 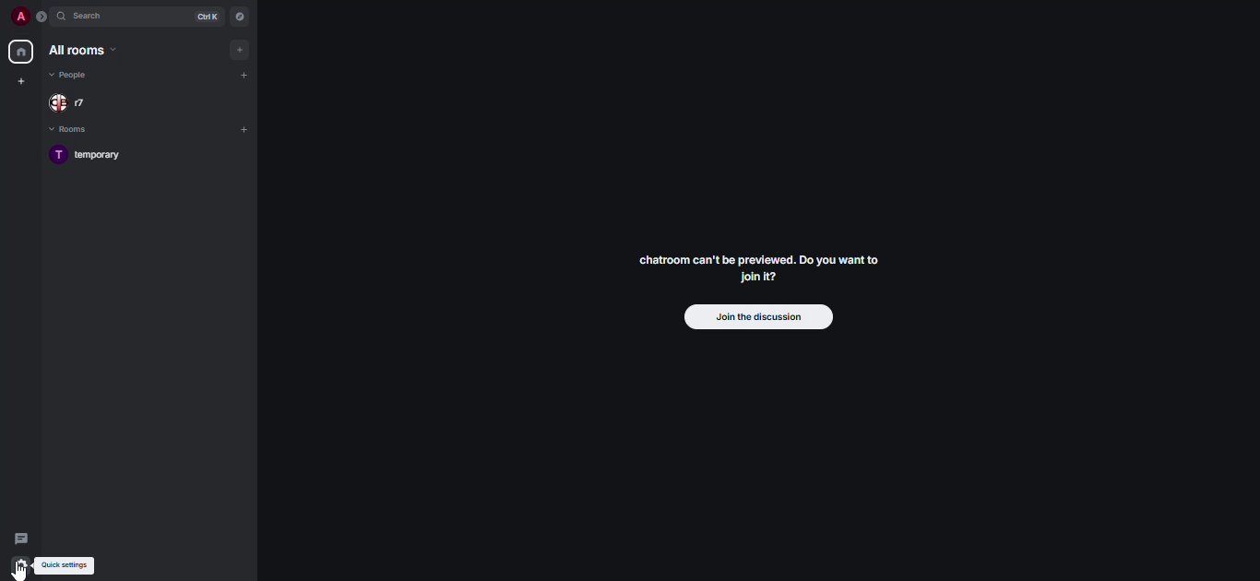 What do you see at coordinates (246, 76) in the screenshot?
I see `add` at bounding box center [246, 76].